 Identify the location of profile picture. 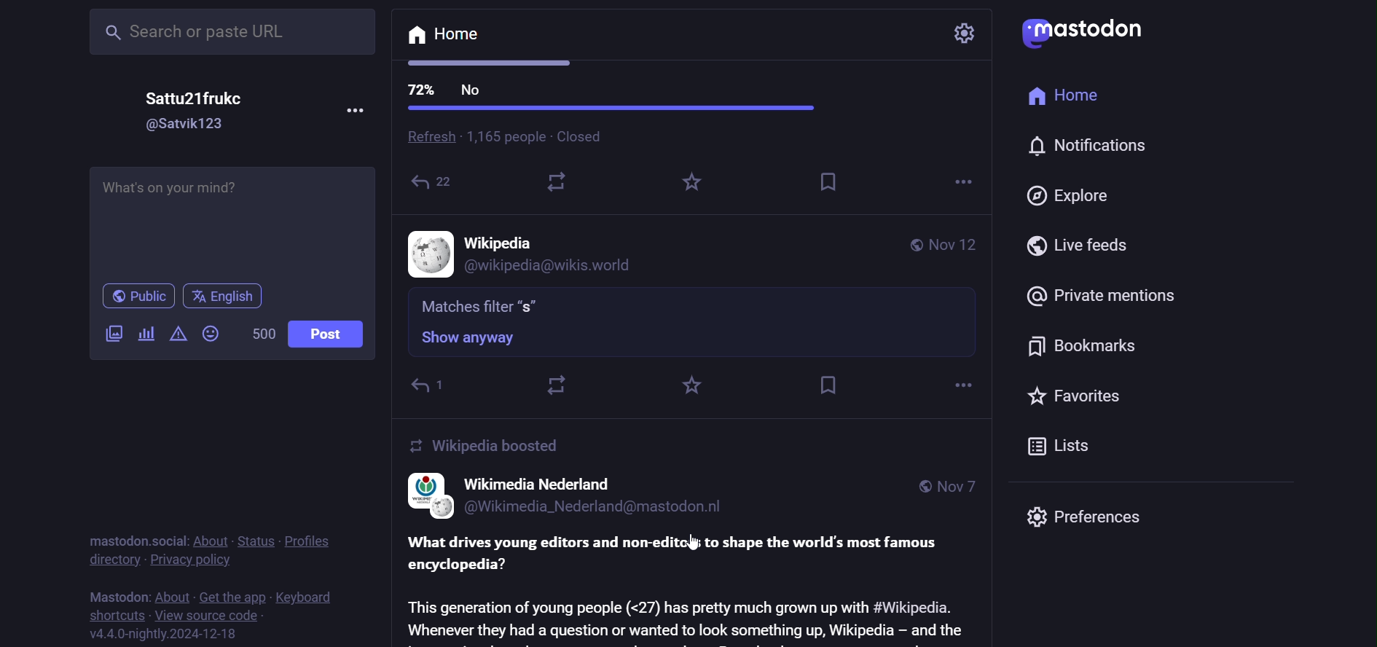
(427, 254).